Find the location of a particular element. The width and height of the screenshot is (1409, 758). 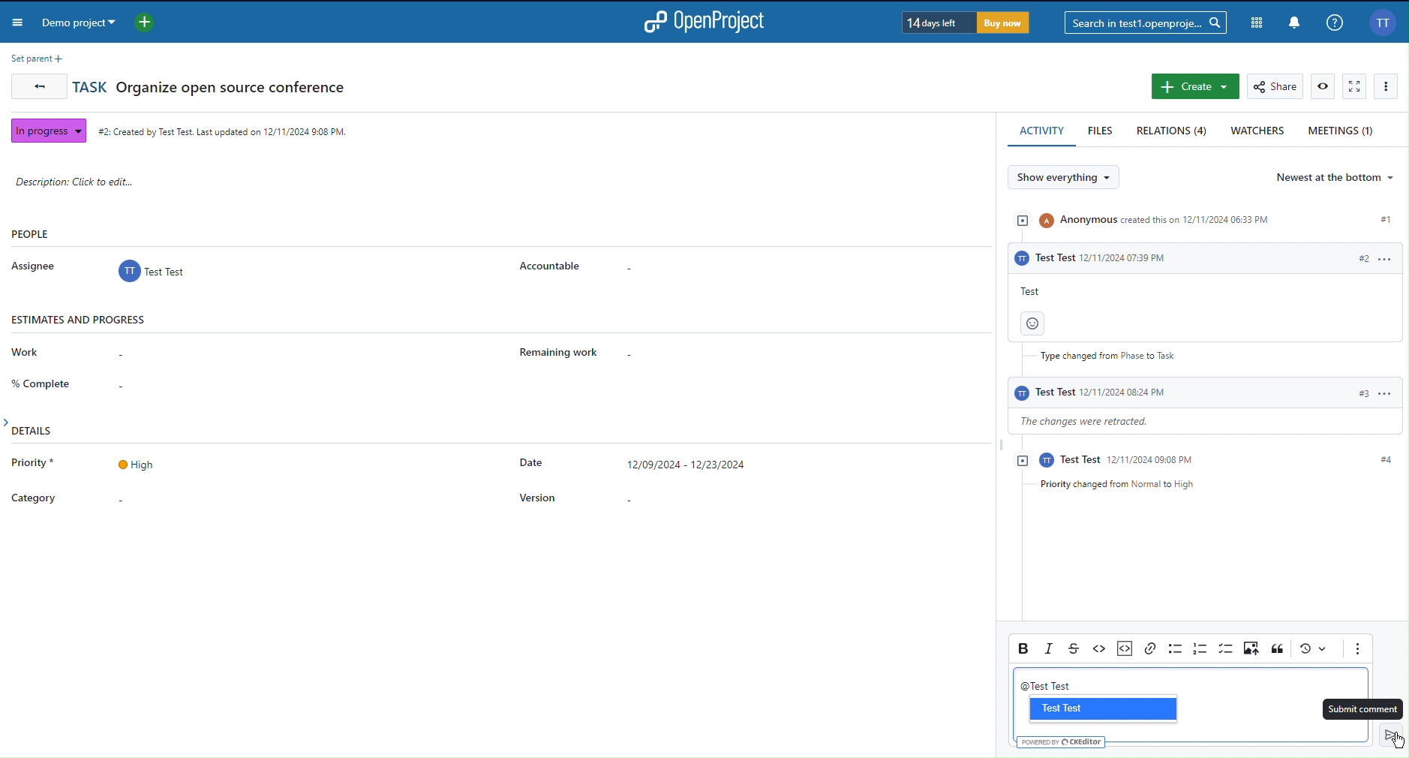

View is located at coordinates (1323, 86).